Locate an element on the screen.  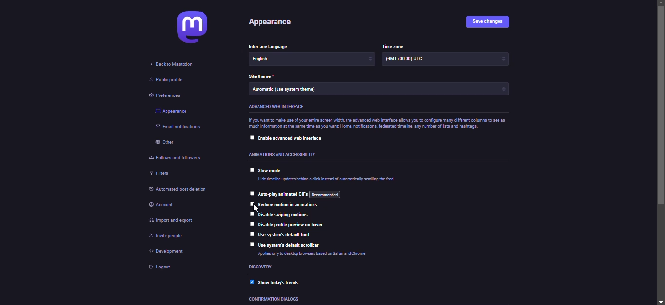
save changes is located at coordinates (491, 22).